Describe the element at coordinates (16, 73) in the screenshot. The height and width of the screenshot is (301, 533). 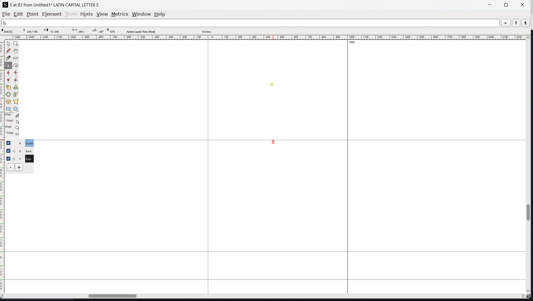
I see `add a curve point always either vertically or horizontally` at that location.